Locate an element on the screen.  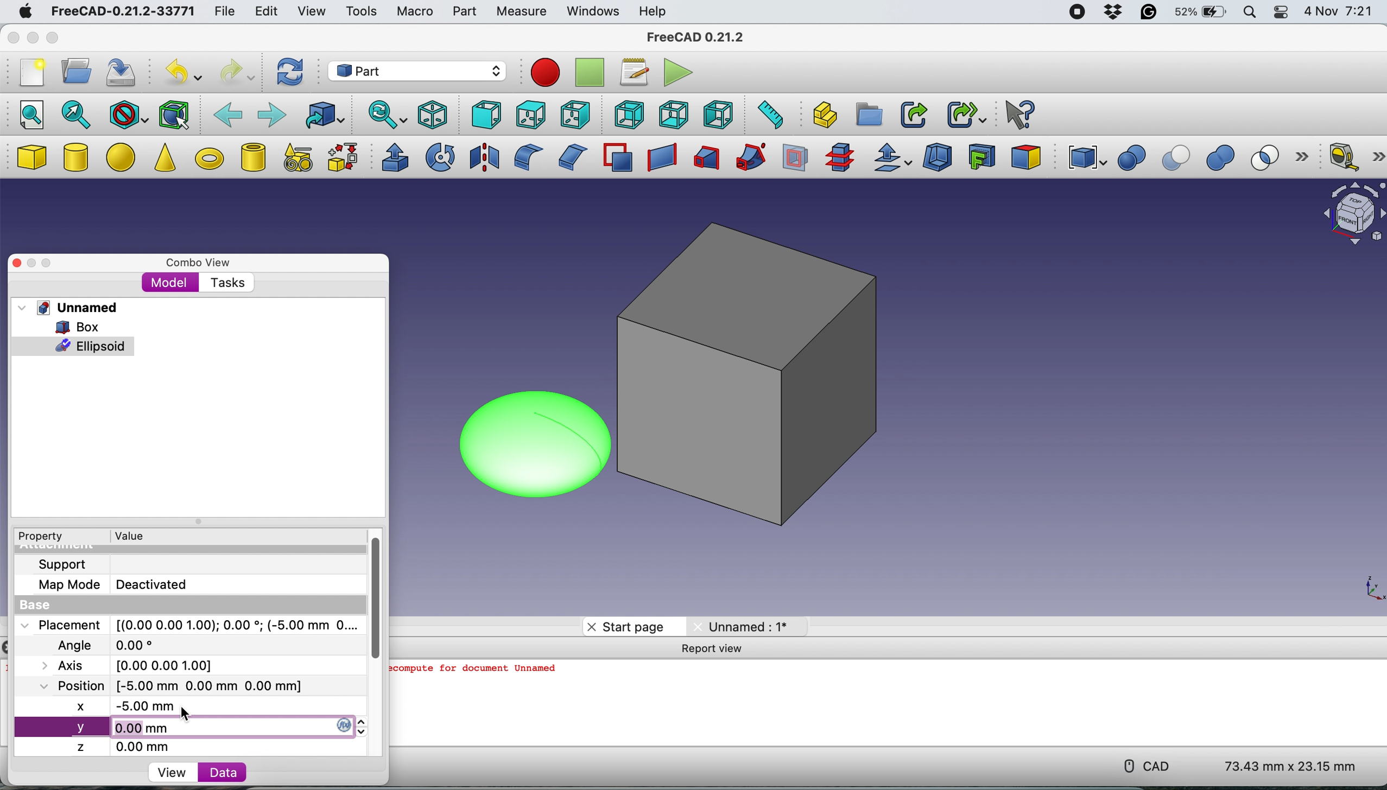
mac logo is located at coordinates (23, 12).